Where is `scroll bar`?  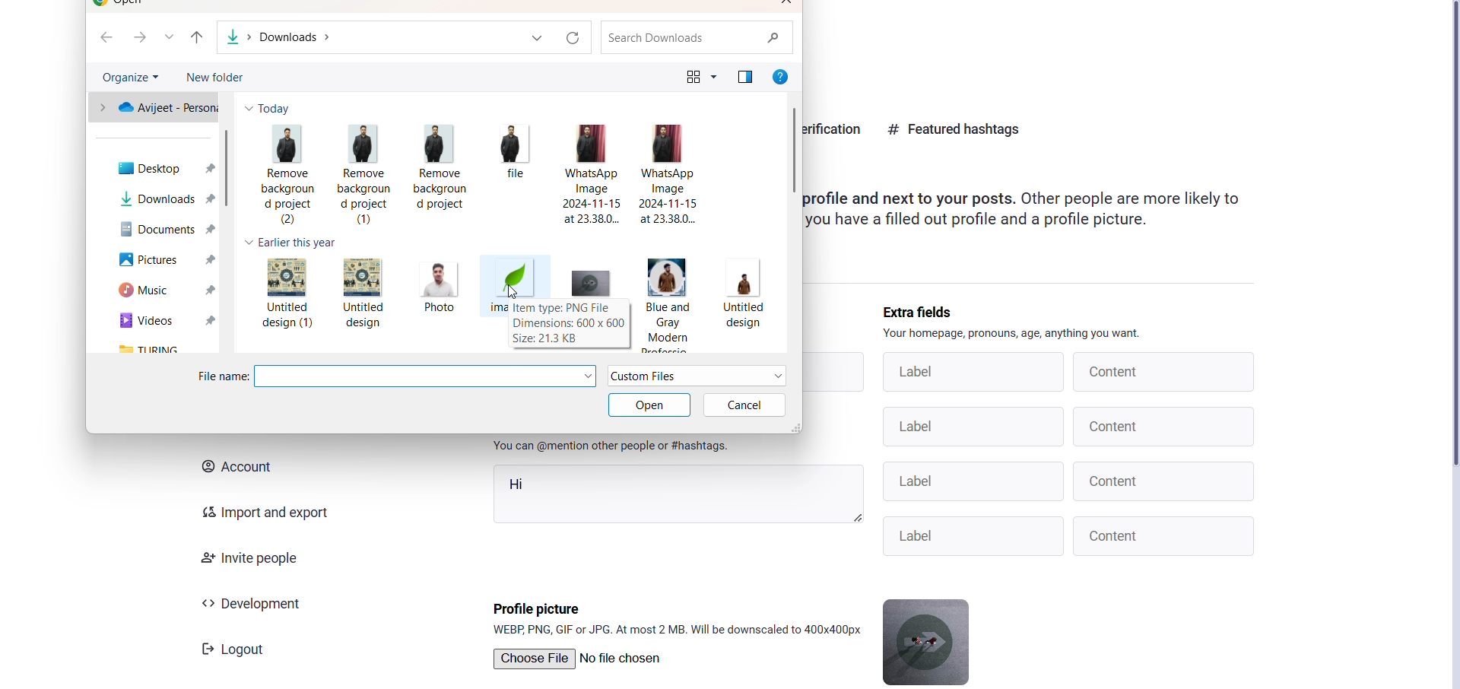 scroll bar is located at coordinates (793, 148).